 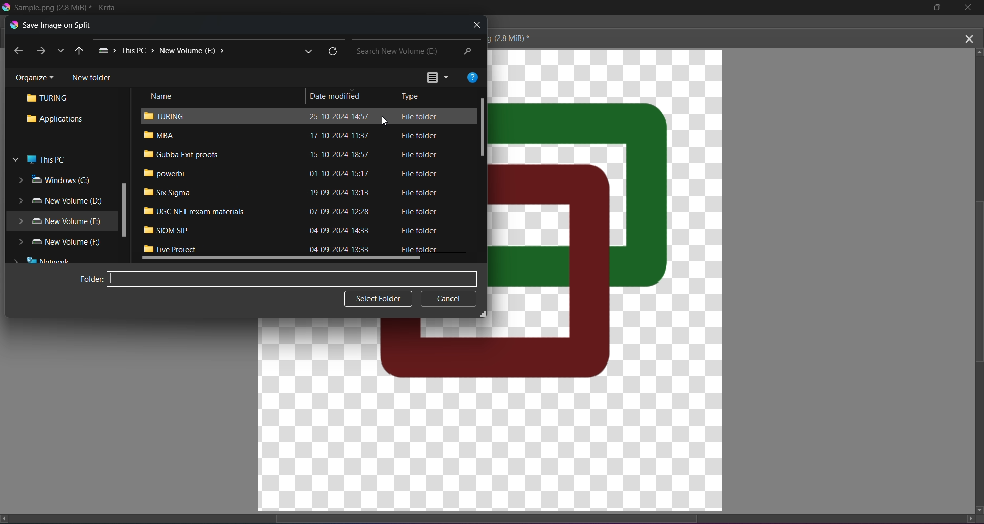 What do you see at coordinates (385, 120) in the screenshot?
I see `Cursor` at bounding box center [385, 120].